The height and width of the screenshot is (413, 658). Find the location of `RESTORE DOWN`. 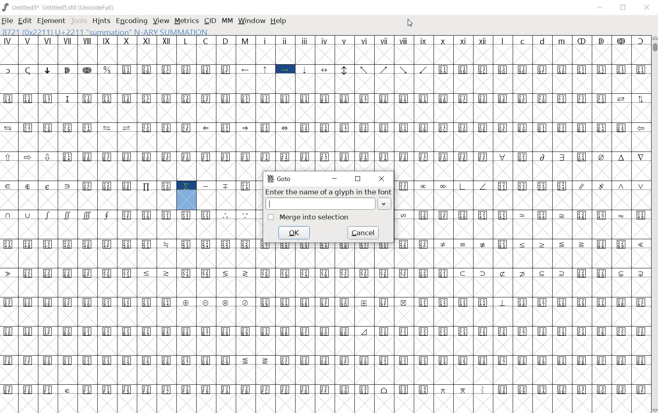

RESTORE DOWN is located at coordinates (623, 8).